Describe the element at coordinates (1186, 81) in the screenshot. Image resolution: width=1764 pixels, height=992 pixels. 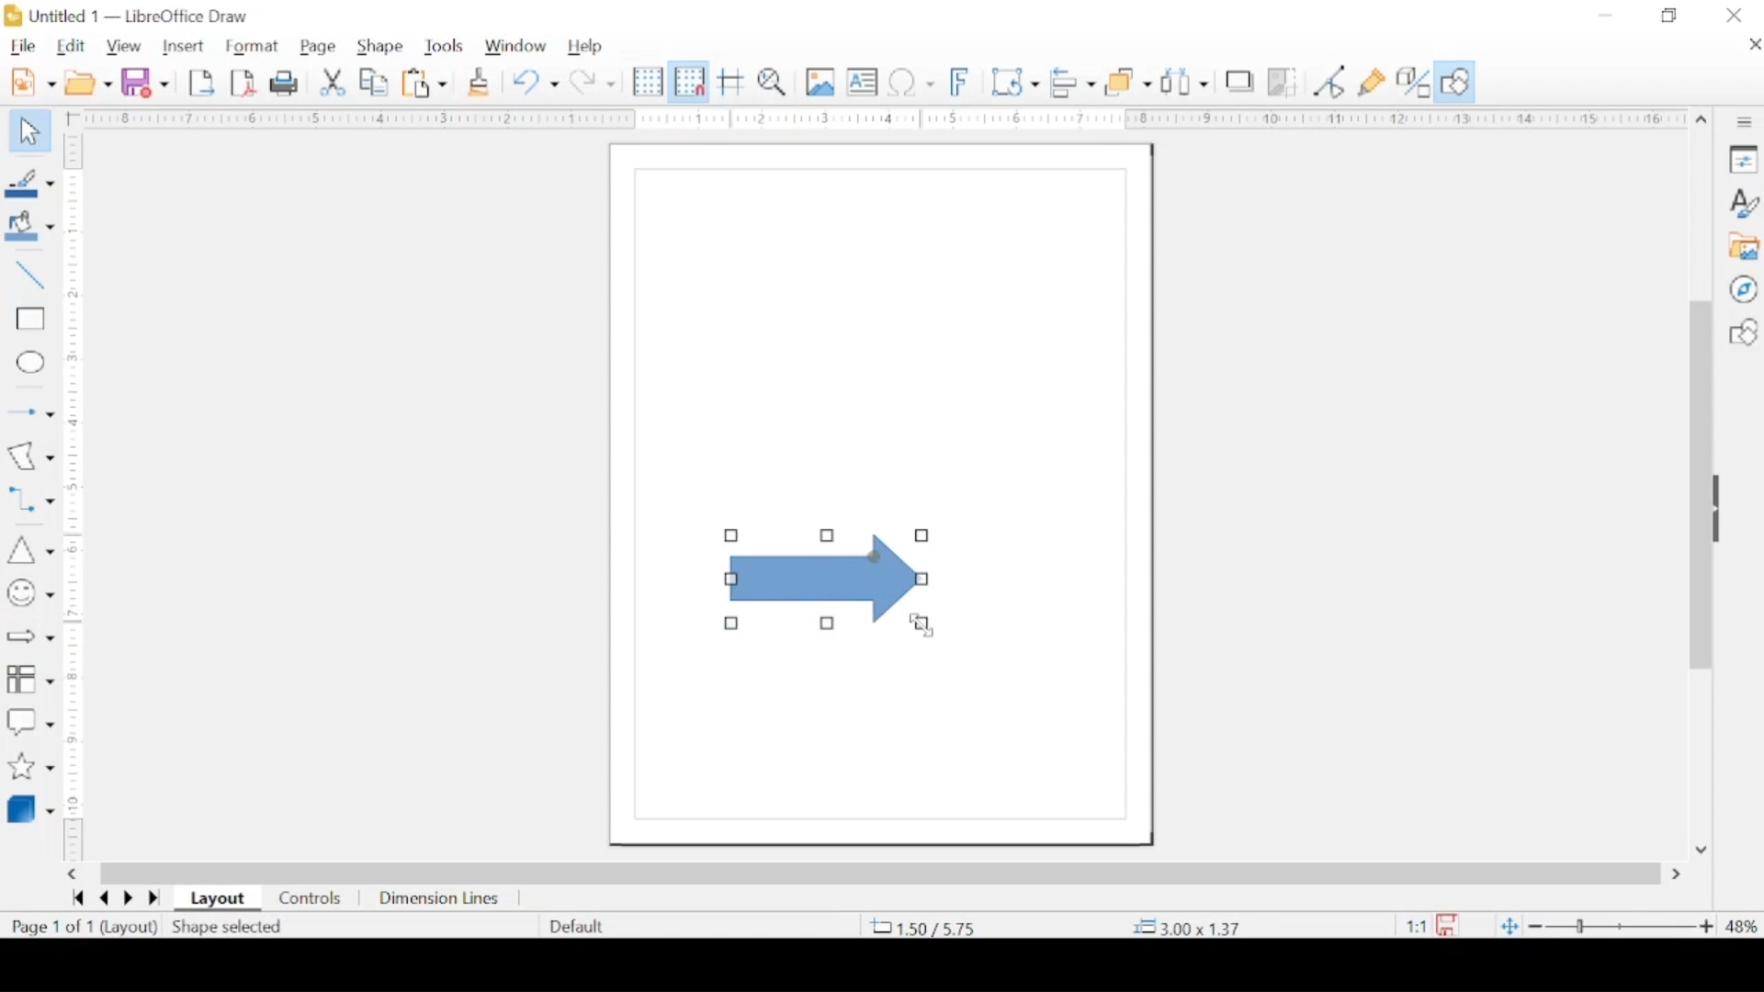
I see `select at least three objects to distribute` at that location.